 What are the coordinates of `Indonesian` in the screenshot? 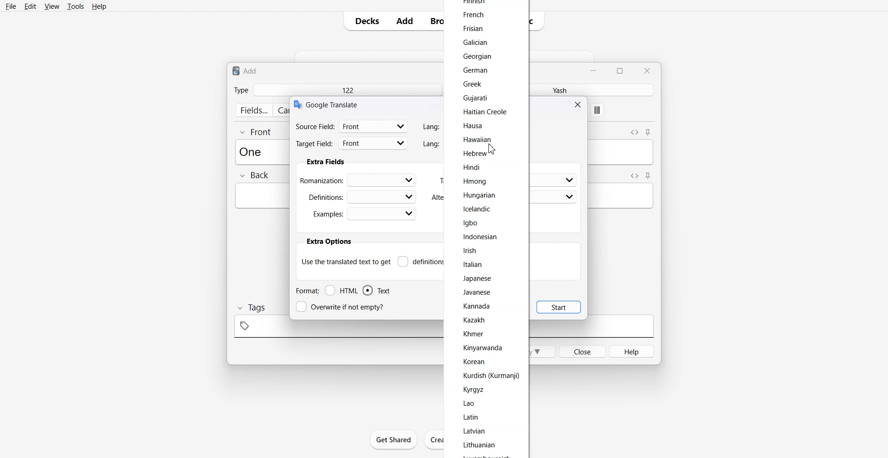 It's located at (480, 236).